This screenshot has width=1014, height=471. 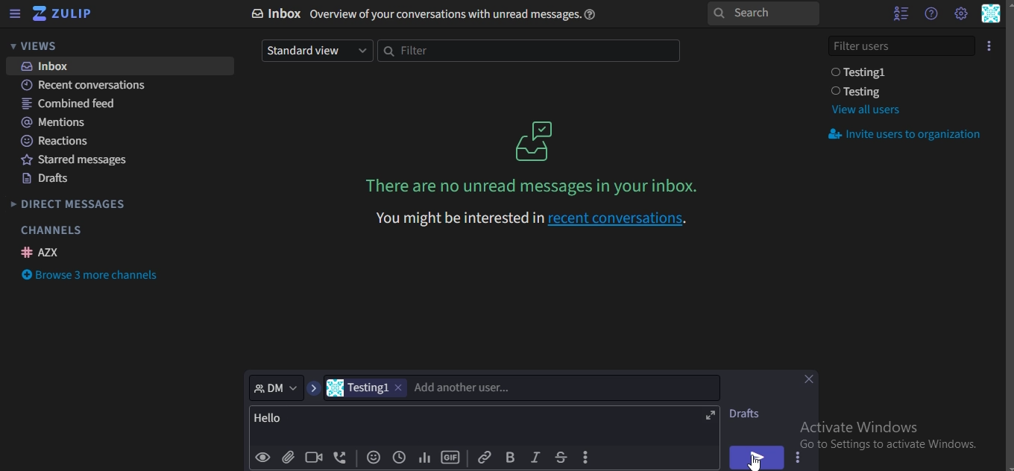 I want to click on help menu, so click(x=930, y=13).